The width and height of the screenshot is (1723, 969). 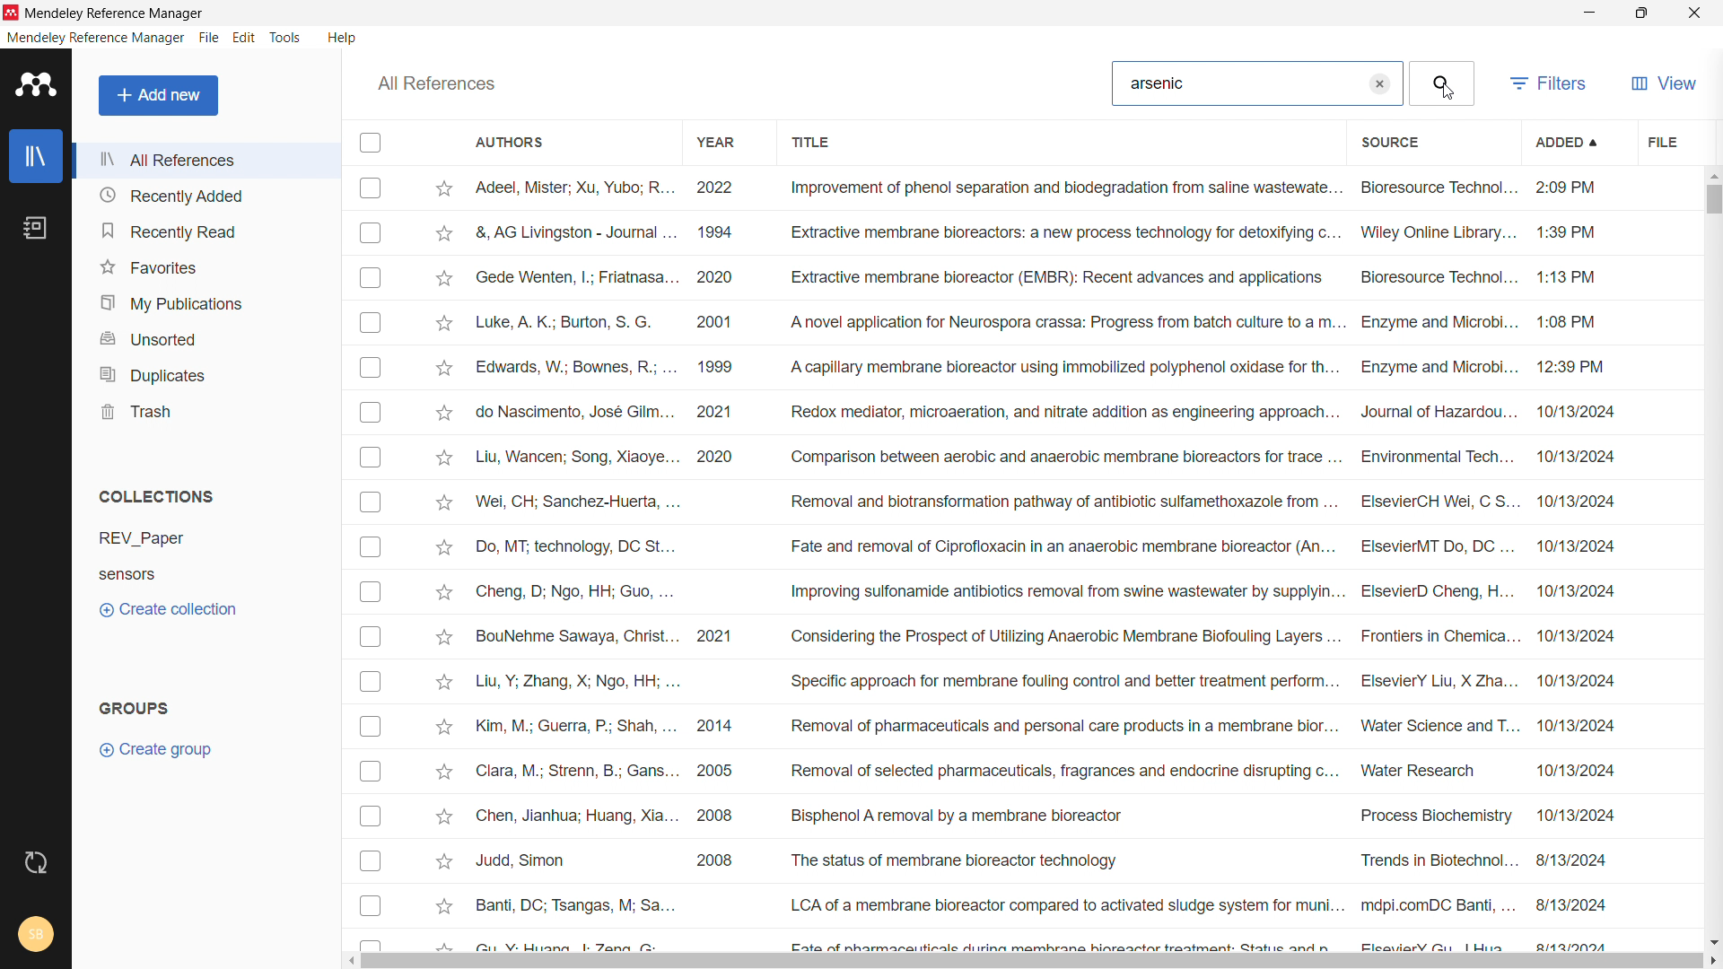 What do you see at coordinates (443, 589) in the screenshot?
I see `Add to favorites` at bounding box center [443, 589].